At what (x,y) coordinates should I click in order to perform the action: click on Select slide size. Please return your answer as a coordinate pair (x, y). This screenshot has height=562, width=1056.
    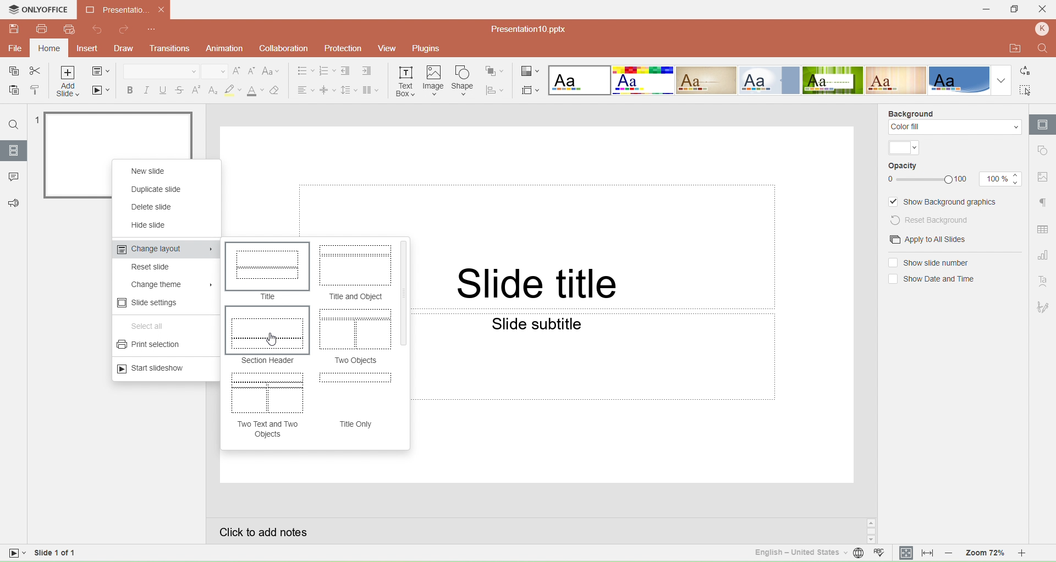
    Looking at the image, I should click on (530, 88).